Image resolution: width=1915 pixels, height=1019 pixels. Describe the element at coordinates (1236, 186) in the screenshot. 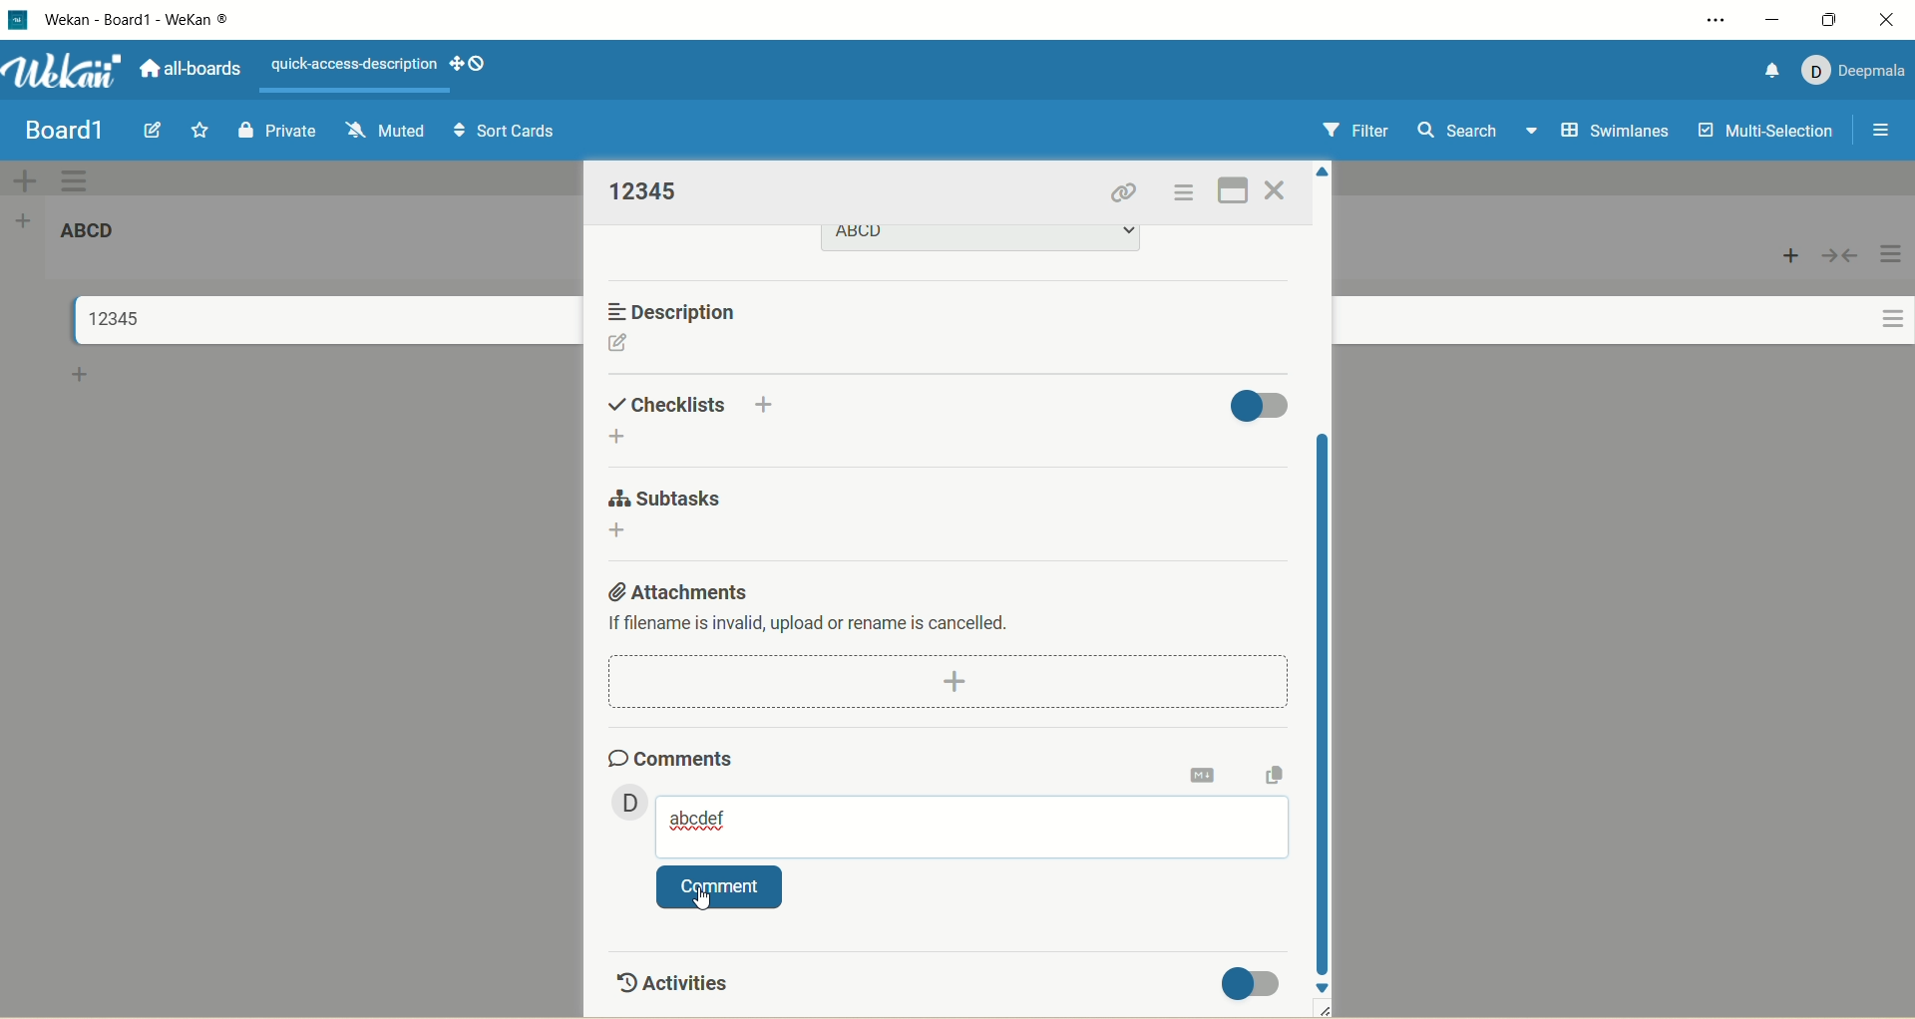

I see `full screen` at that location.